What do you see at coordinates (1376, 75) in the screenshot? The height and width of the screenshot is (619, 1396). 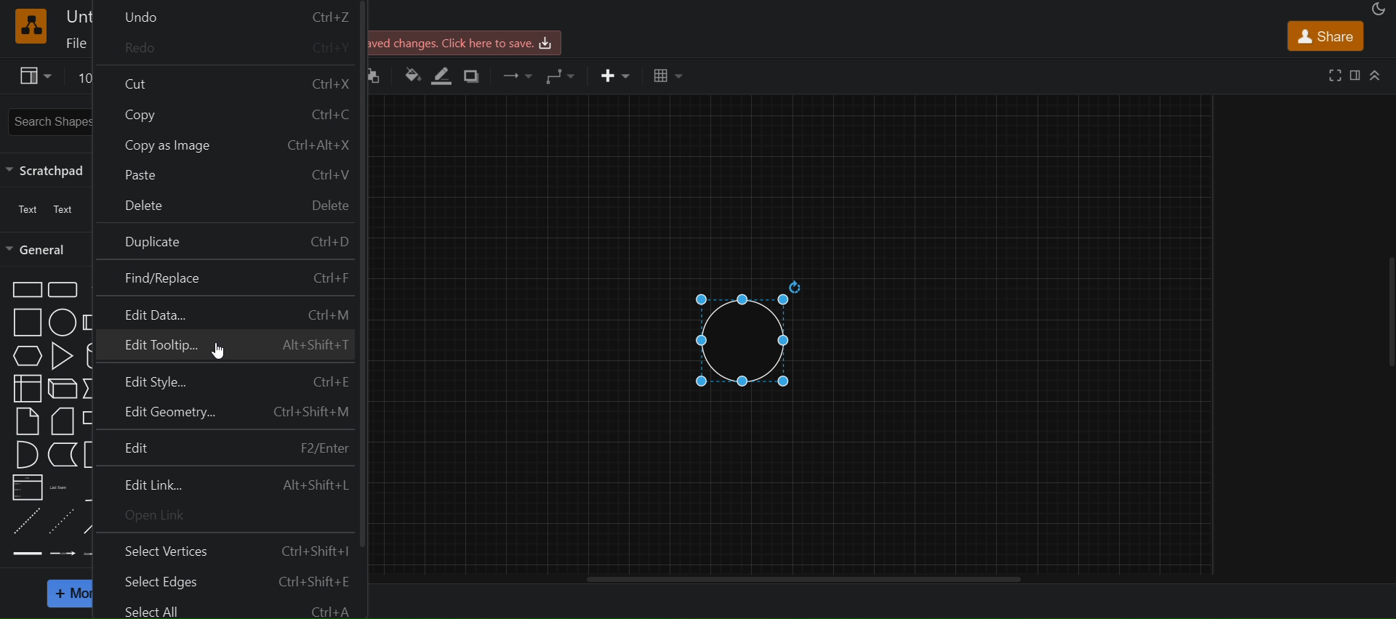 I see `collapase/expand` at bounding box center [1376, 75].